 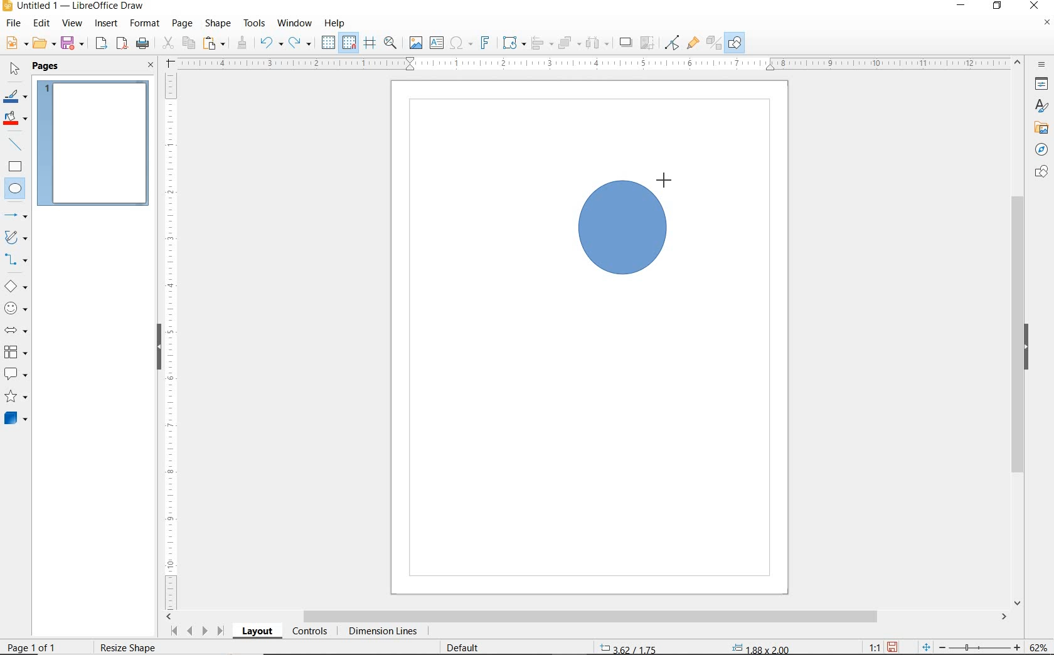 I want to click on EXPORT, so click(x=102, y=44).